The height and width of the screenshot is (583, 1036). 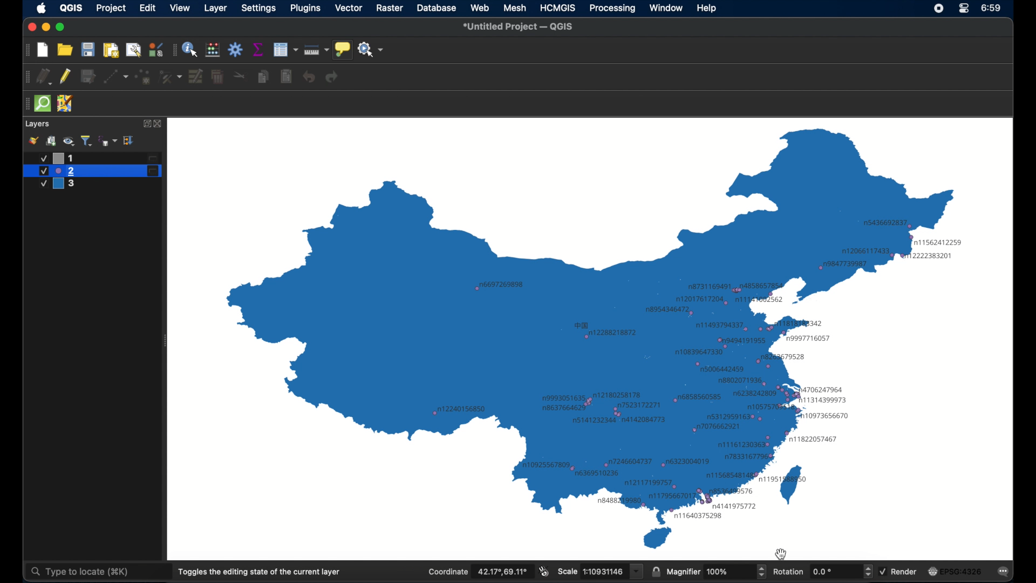 What do you see at coordinates (390, 8) in the screenshot?
I see `raster` at bounding box center [390, 8].